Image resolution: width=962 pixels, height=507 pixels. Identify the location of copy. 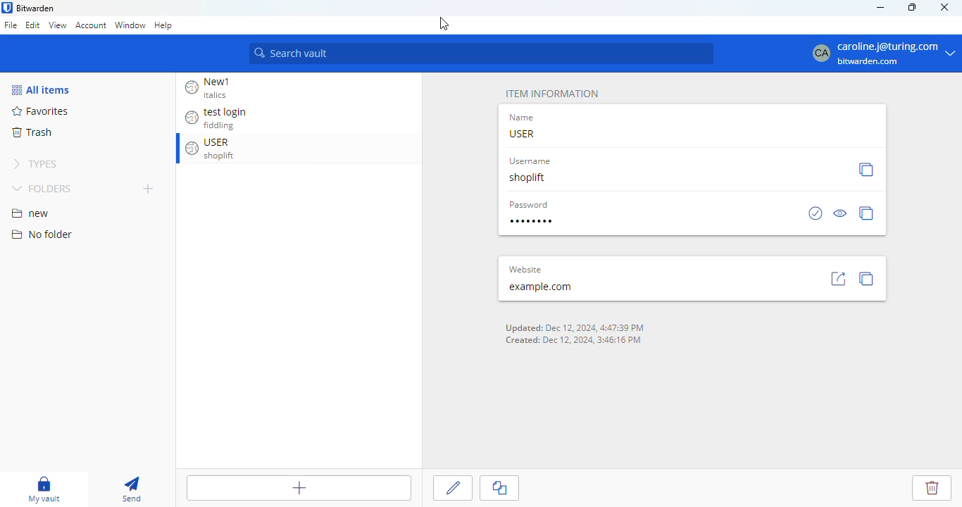
(868, 213).